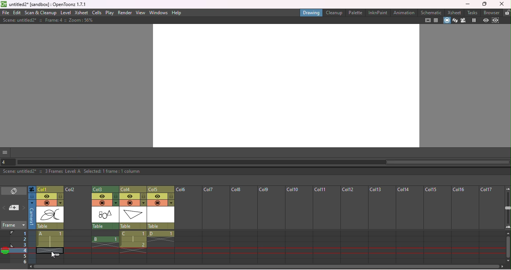 This screenshot has height=270, width=511. What do you see at coordinates (188, 225) in the screenshot?
I see `column 6` at bounding box center [188, 225].